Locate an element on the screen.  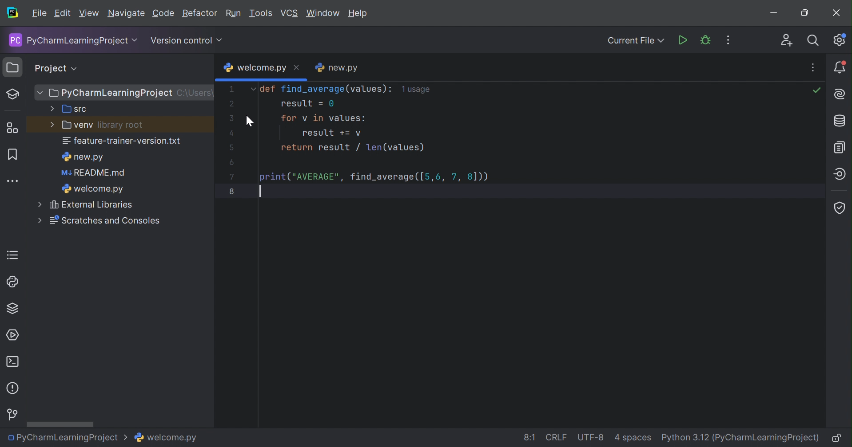
Project icon is located at coordinates (11, 67).